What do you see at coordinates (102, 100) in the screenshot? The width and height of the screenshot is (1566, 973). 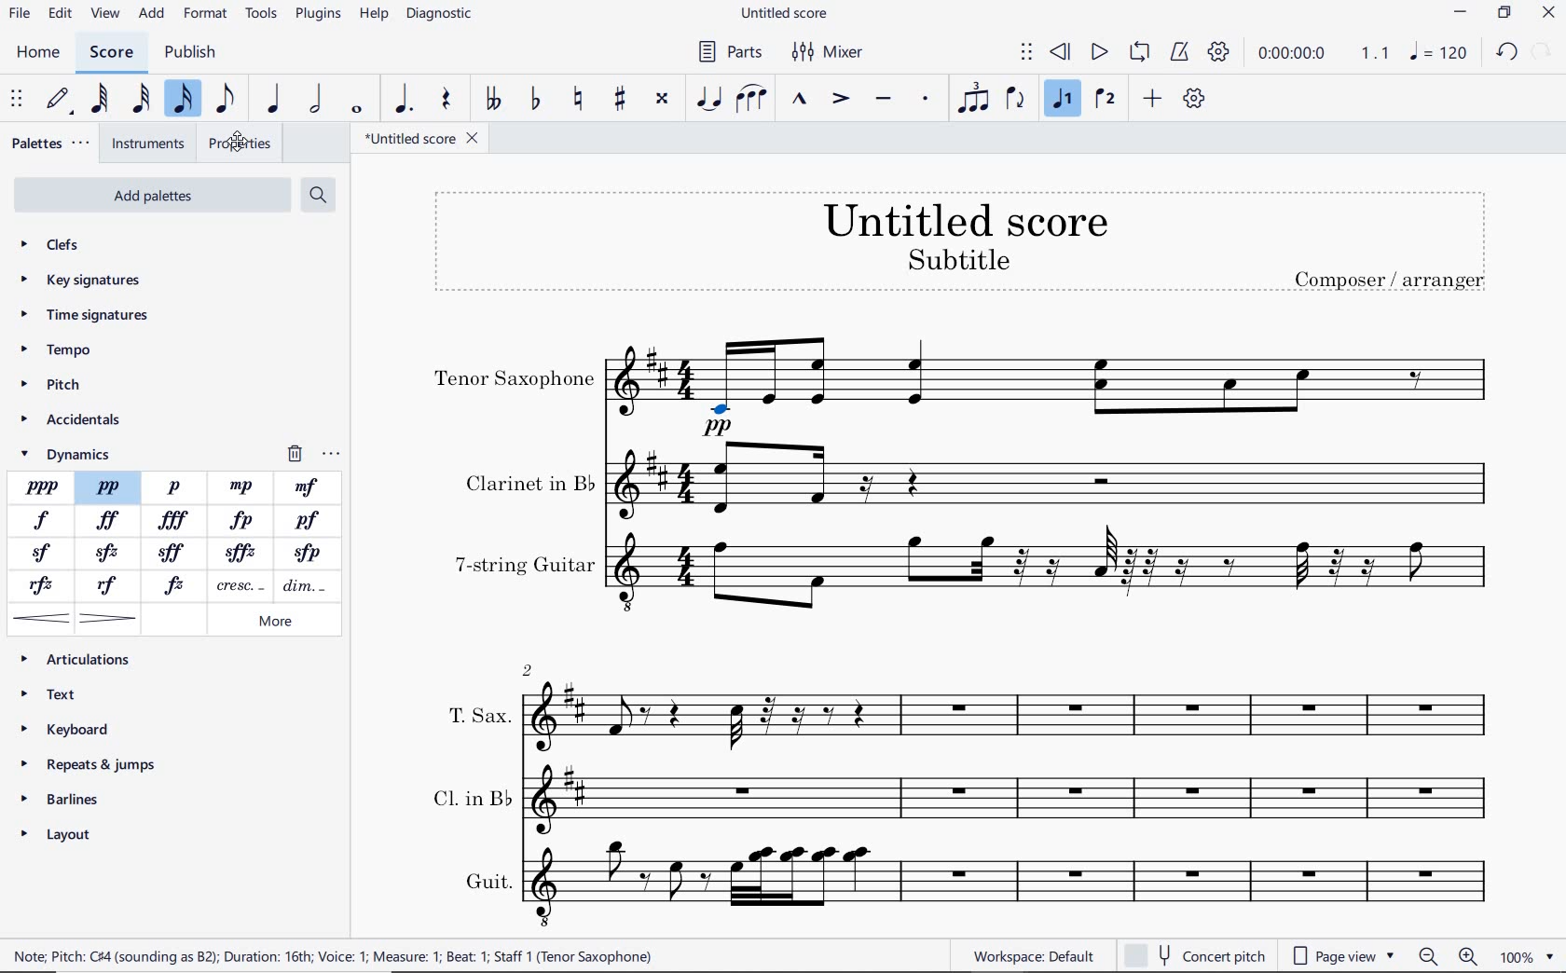 I see `64TH NOTE` at bounding box center [102, 100].